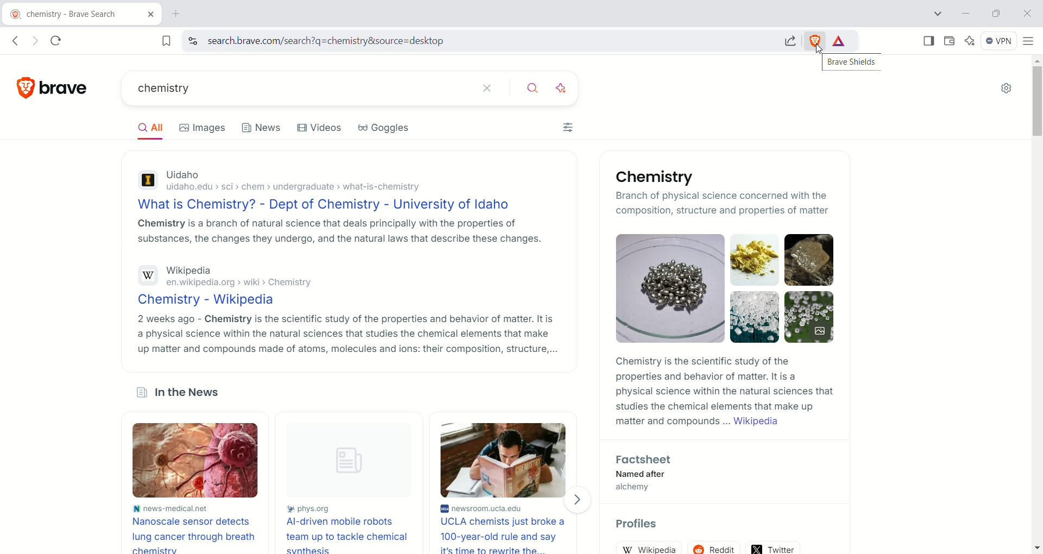 The image size is (1043, 554). Describe the element at coordinates (483, 42) in the screenshot. I see `search.brave.com/search?q=chemistry&source=desktop` at that location.